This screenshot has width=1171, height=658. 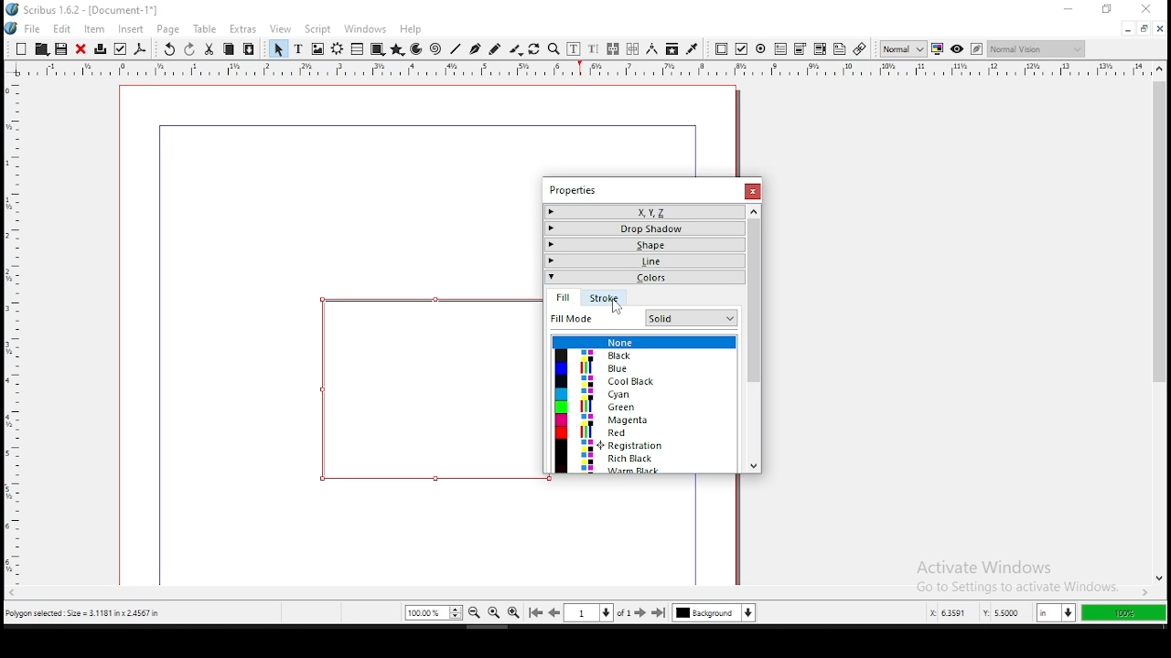 What do you see at coordinates (644, 469) in the screenshot?
I see `warm black` at bounding box center [644, 469].